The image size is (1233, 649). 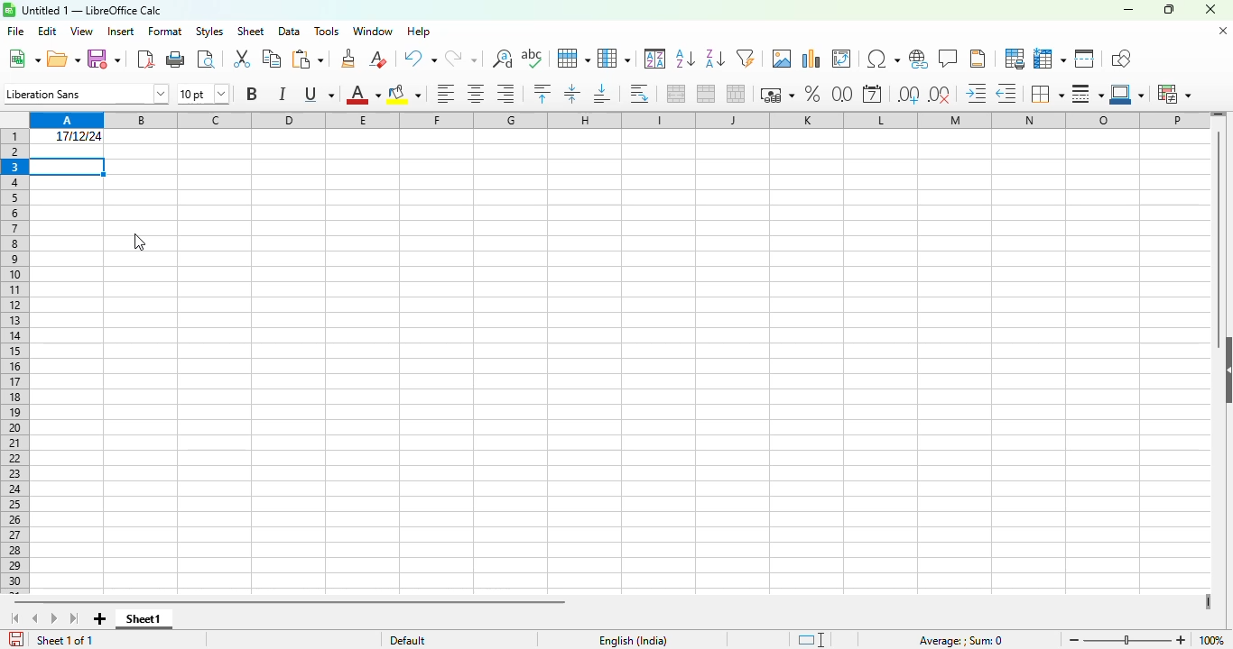 What do you see at coordinates (940, 95) in the screenshot?
I see `delete decimal` at bounding box center [940, 95].